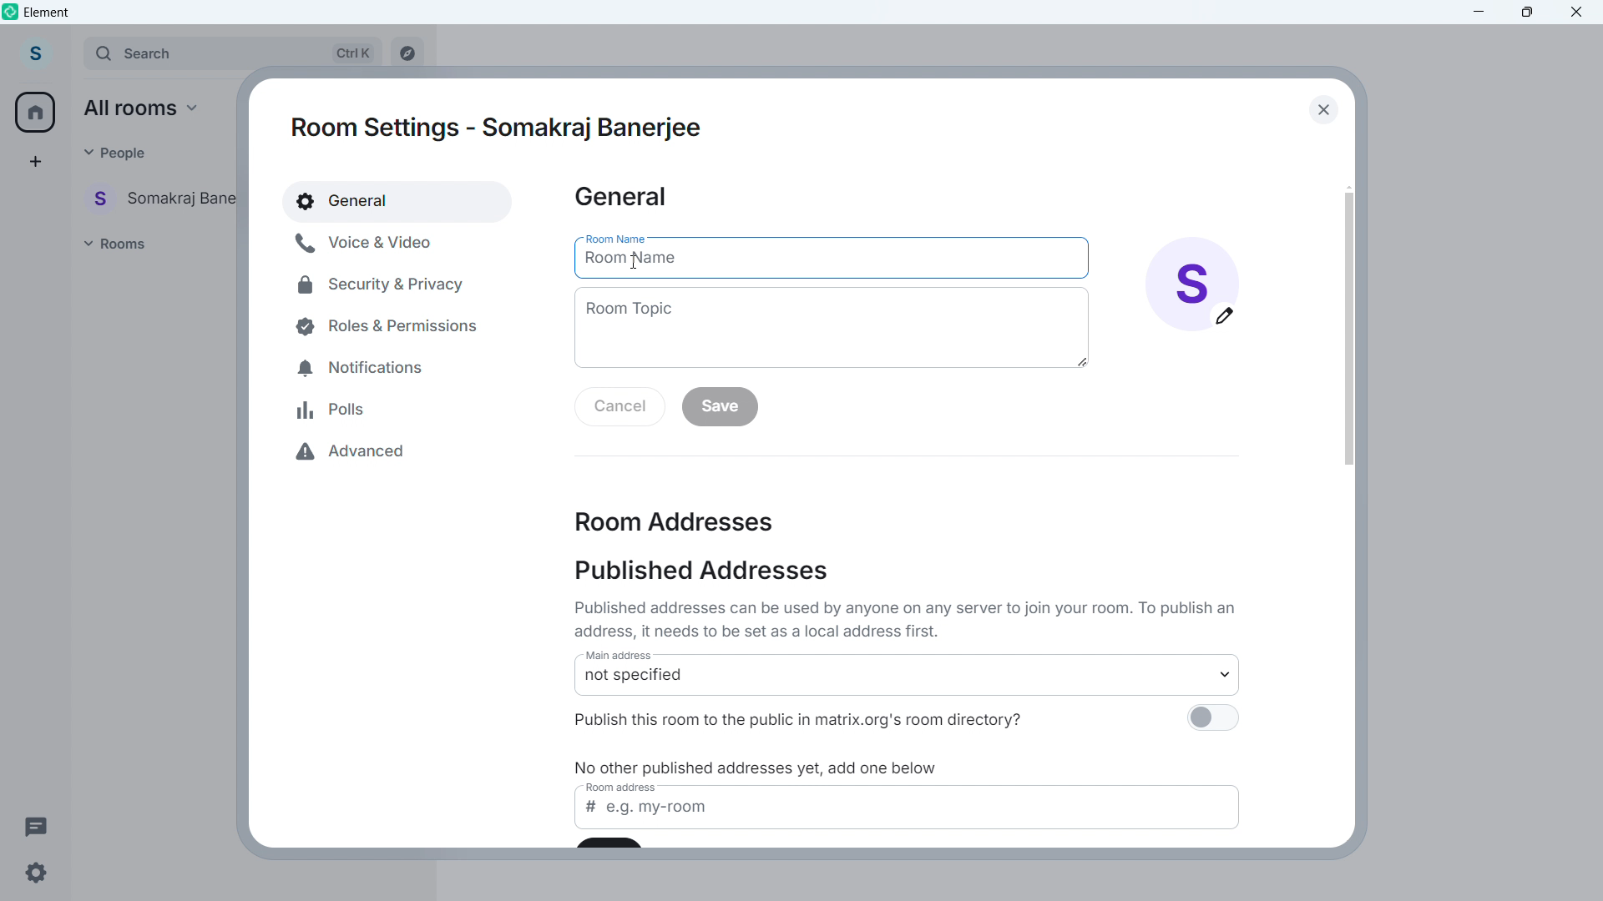 The height and width of the screenshot is (901, 1603). I want to click on Home , so click(36, 112).